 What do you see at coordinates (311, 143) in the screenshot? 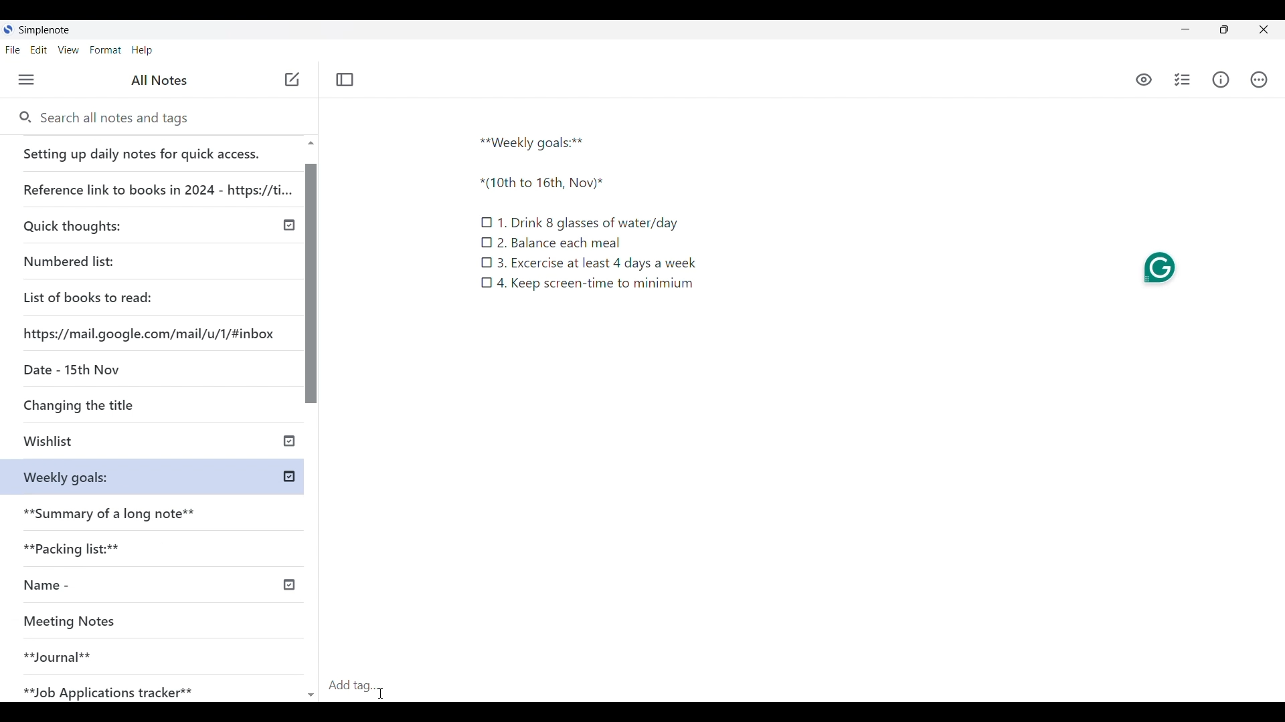
I see `Quick slide to top` at bounding box center [311, 143].